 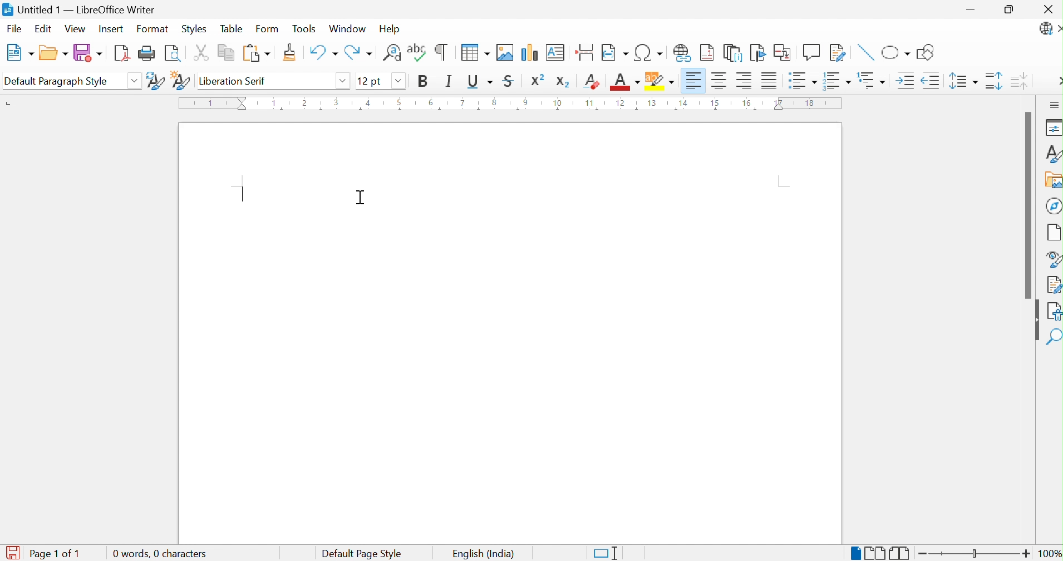 I want to click on Find, so click(x=1054, y=338).